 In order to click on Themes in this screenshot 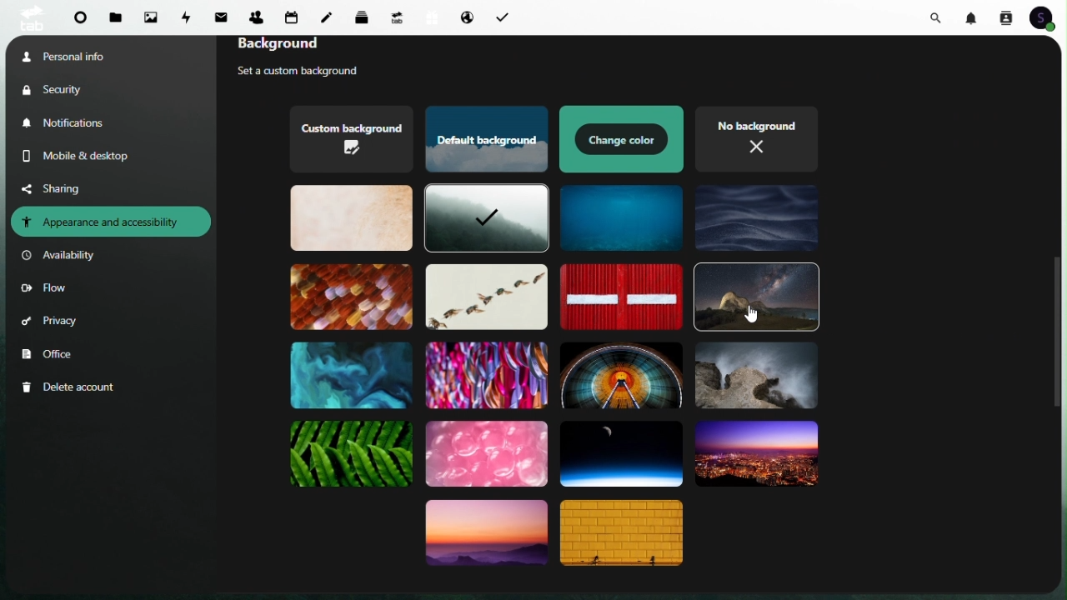, I will do `click(486, 537)`.